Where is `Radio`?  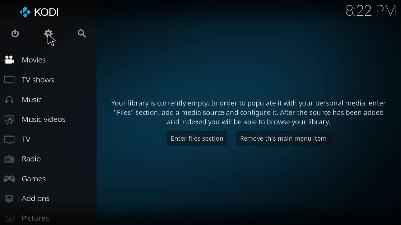
Radio is located at coordinates (29, 158).